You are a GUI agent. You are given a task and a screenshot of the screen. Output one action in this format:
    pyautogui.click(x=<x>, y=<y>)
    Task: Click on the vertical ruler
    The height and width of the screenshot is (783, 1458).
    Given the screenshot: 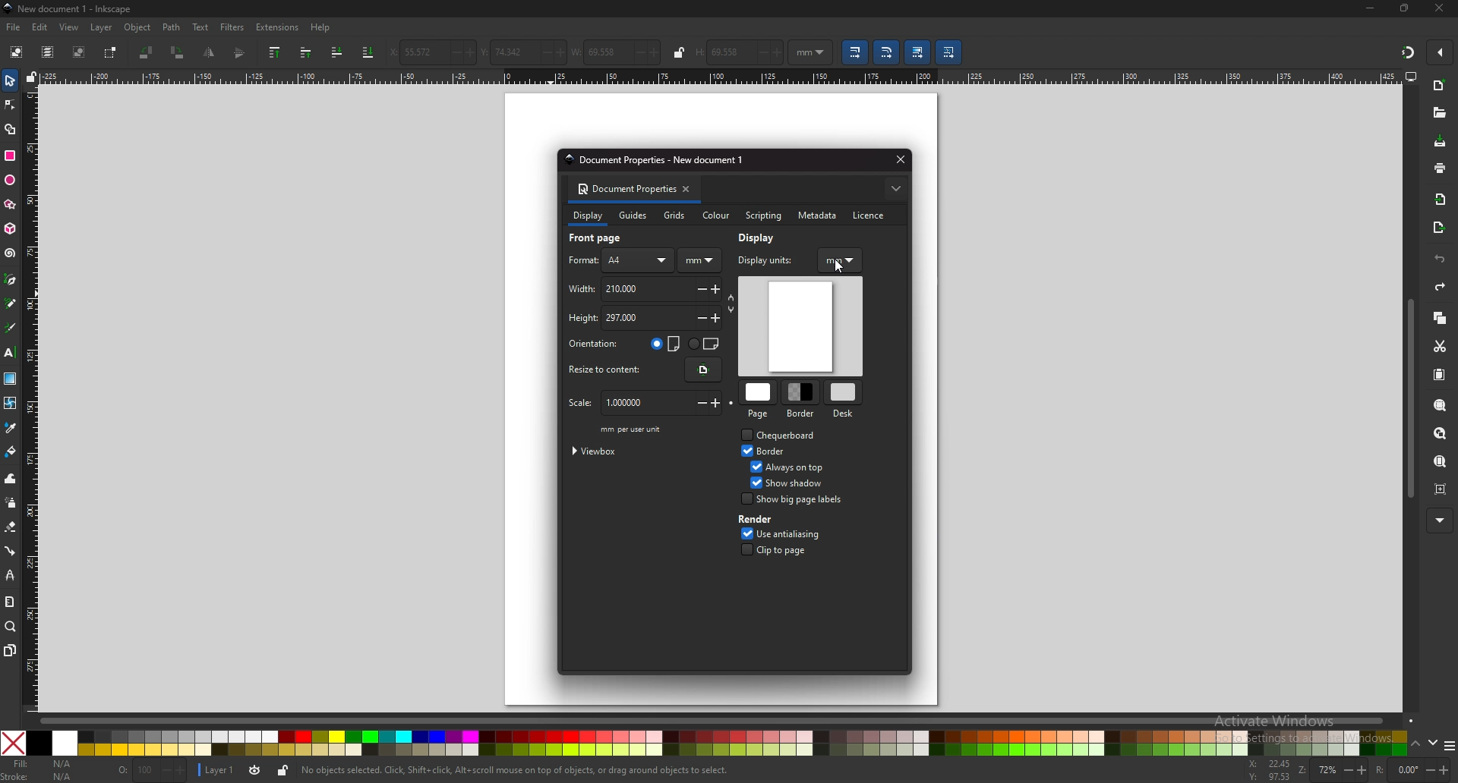 What is the action you would take?
    pyautogui.click(x=30, y=397)
    